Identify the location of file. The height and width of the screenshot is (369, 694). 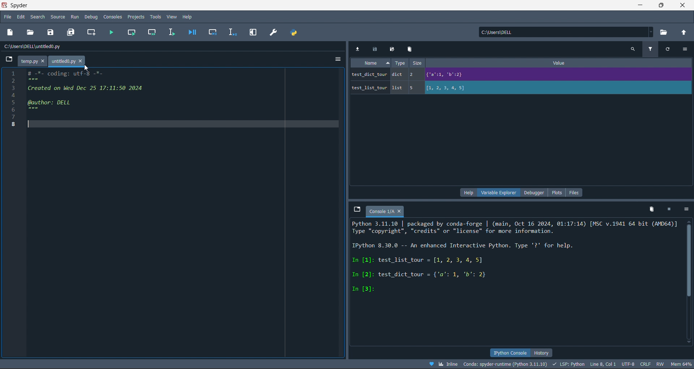
(7, 17).